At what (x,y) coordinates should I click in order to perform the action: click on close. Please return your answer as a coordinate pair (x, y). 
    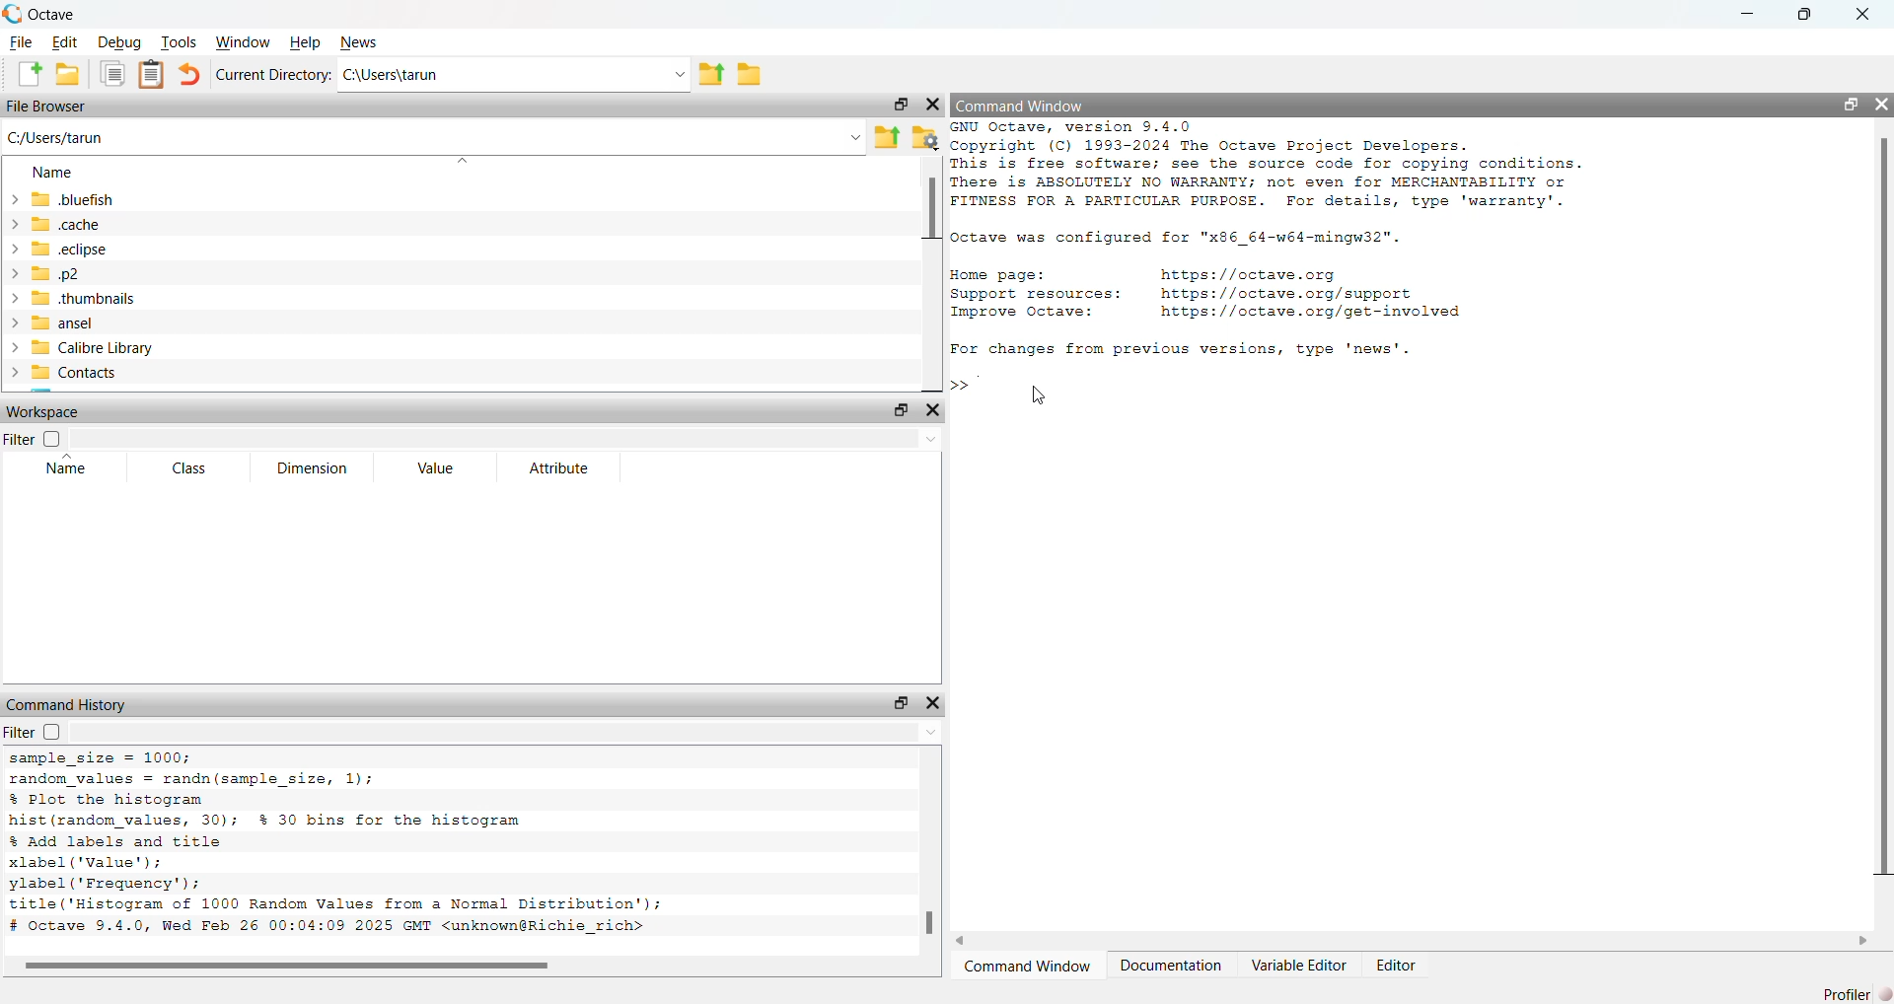
    Looking at the image, I should click on (1882, 105).